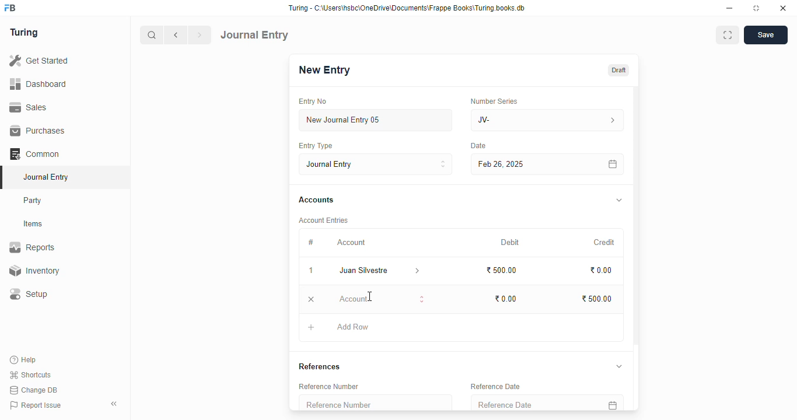 The height and width of the screenshot is (420, 797). I want to click on close, so click(783, 8).